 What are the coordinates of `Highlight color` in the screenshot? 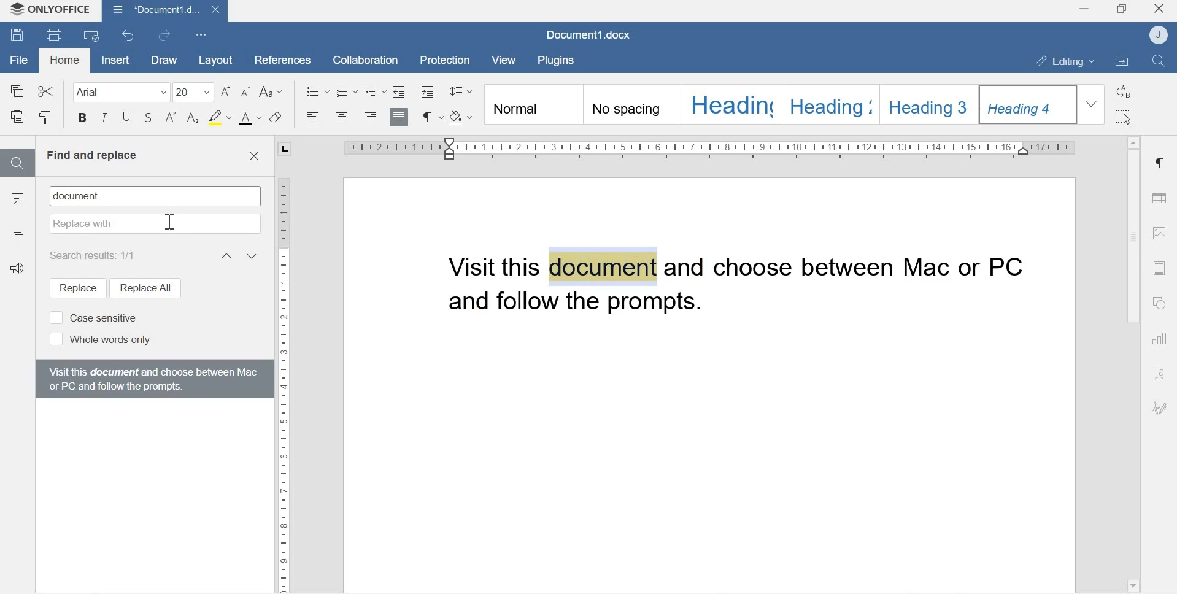 It's located at (219, 117).